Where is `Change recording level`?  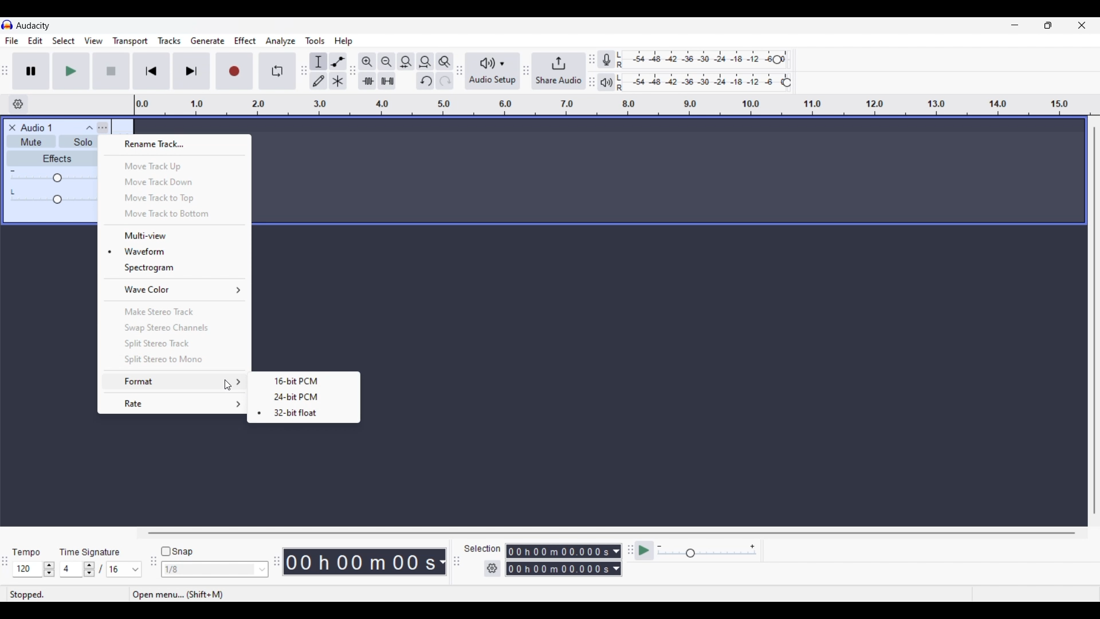 Change recording level is located at coordinates (777, 59).